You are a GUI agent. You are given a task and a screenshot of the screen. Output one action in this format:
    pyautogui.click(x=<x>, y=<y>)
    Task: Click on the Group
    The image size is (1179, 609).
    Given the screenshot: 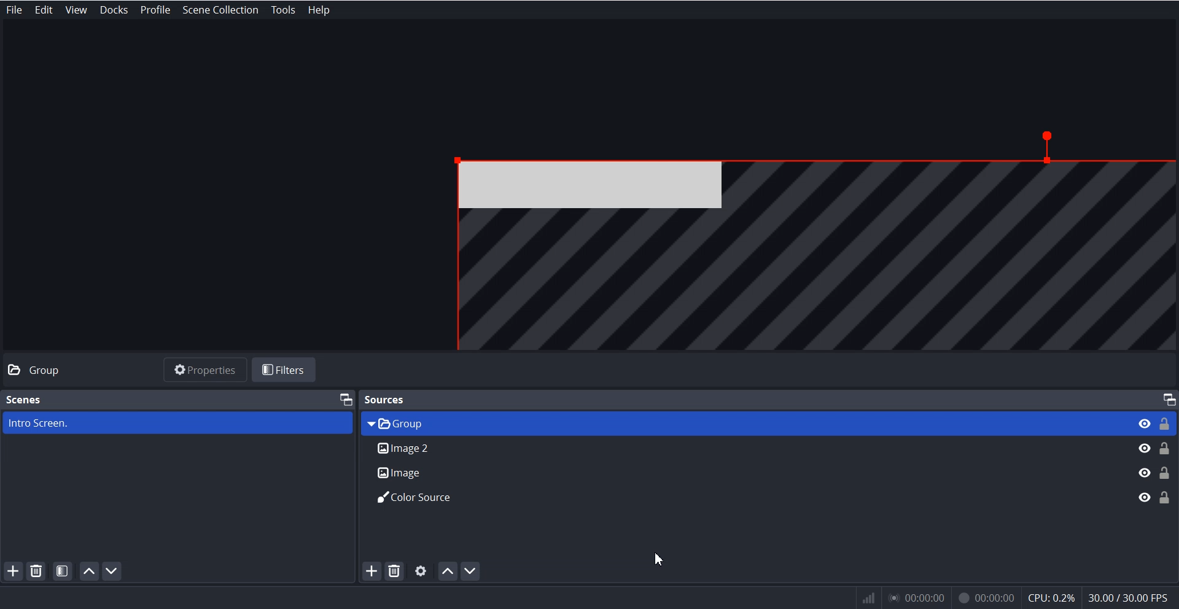 What is the action you would take?
    pyautogui.click(x=53, y=370)
    